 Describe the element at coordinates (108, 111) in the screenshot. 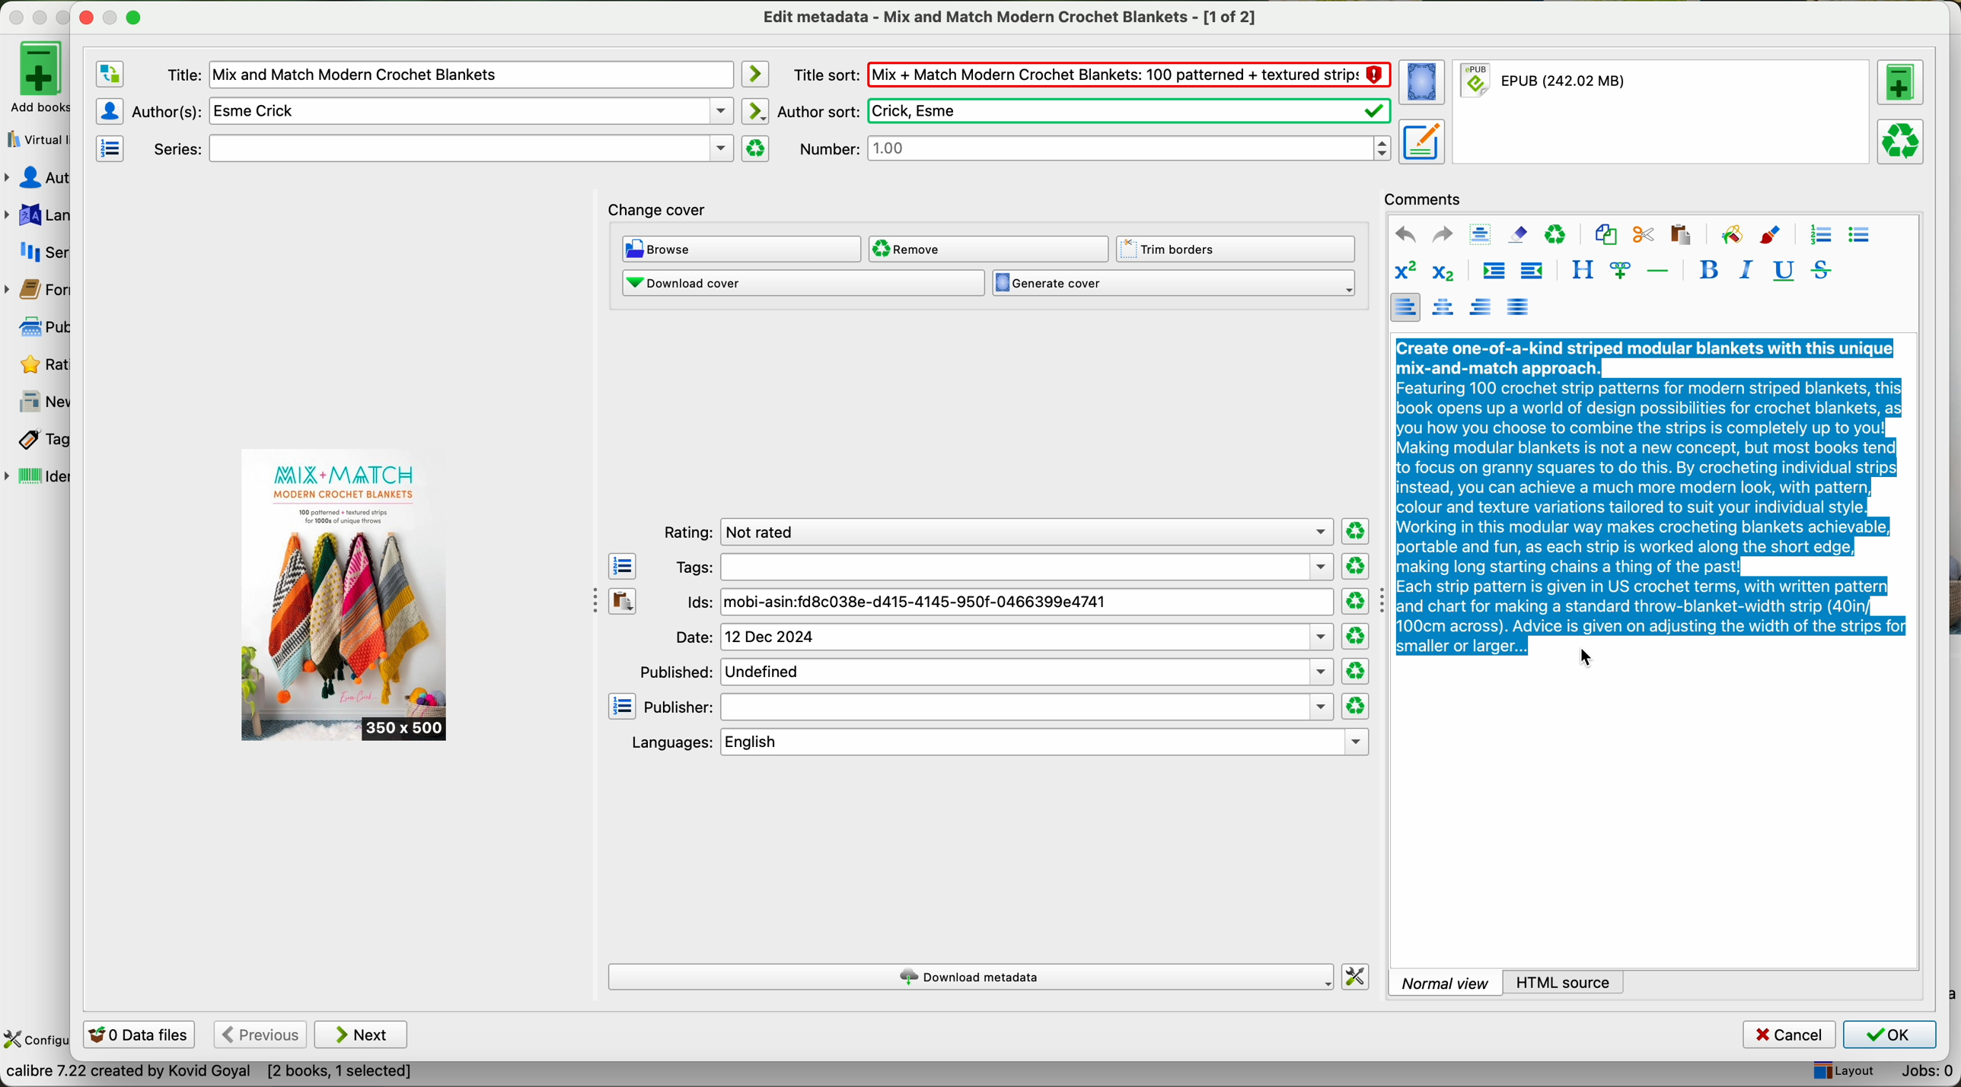

I see `set the manage authors editor` at that location.